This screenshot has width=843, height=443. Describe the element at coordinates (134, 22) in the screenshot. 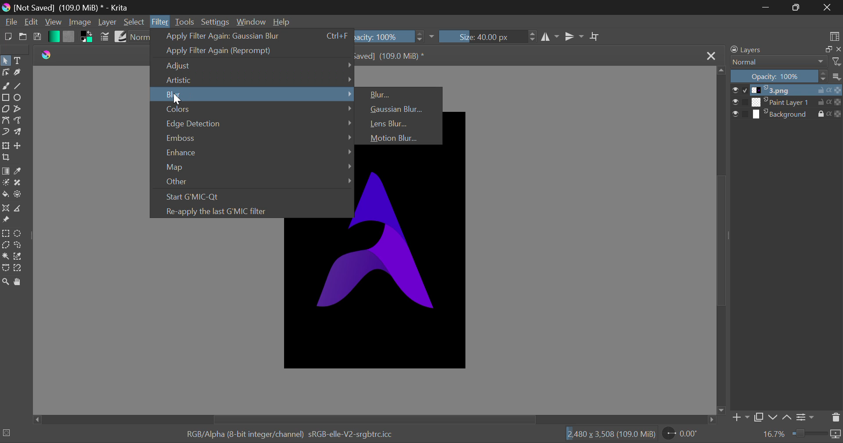

I see `Select` at that location.